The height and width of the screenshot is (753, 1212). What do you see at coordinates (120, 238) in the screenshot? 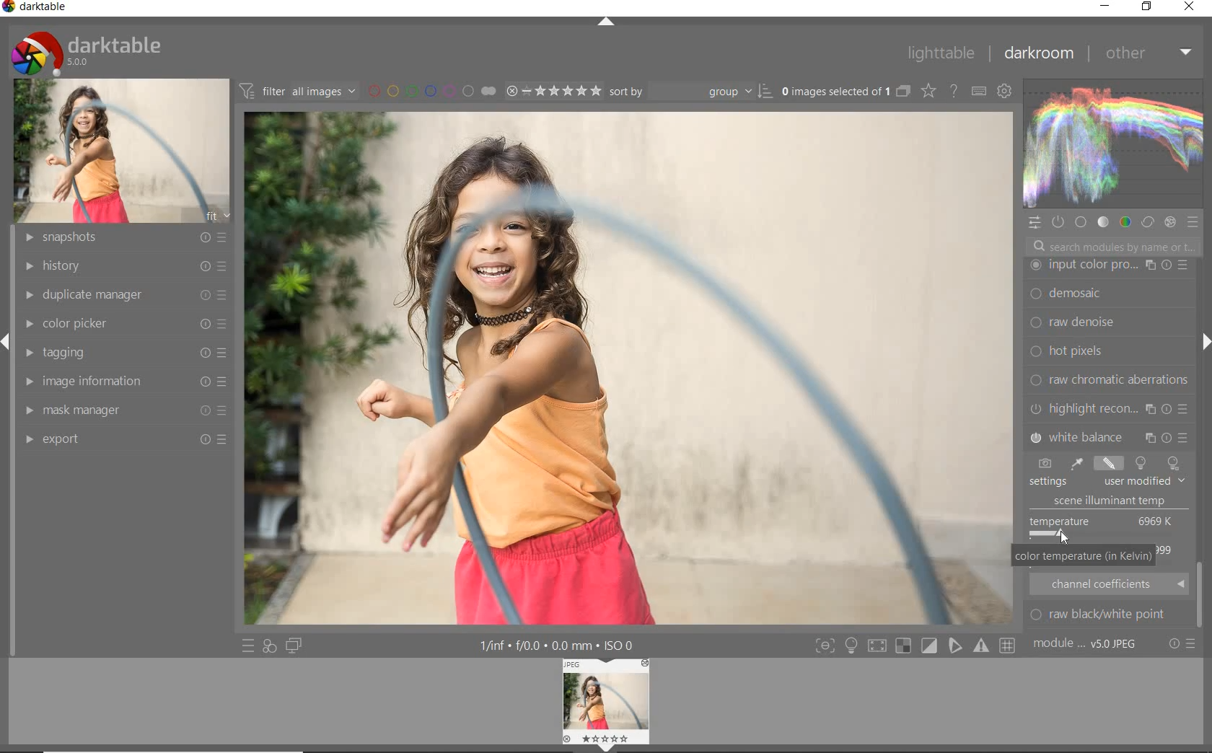
I see `snapshots` at bounding box center [120, 238].